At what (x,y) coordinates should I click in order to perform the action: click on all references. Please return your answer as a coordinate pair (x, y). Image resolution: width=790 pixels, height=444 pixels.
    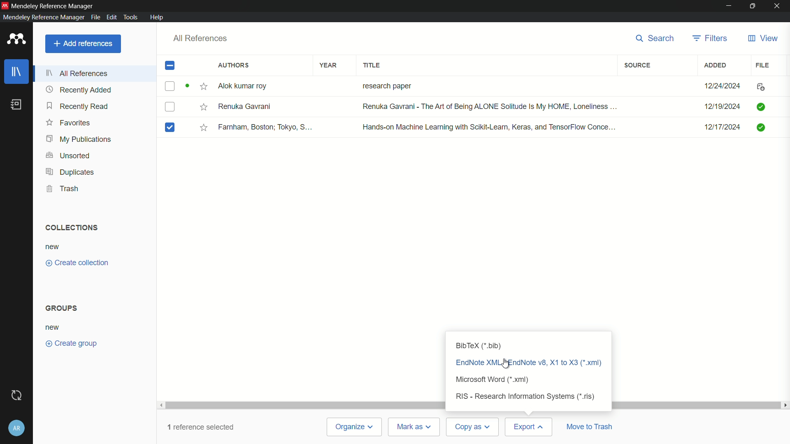
    Looking at the image, I should click on (77, 74).